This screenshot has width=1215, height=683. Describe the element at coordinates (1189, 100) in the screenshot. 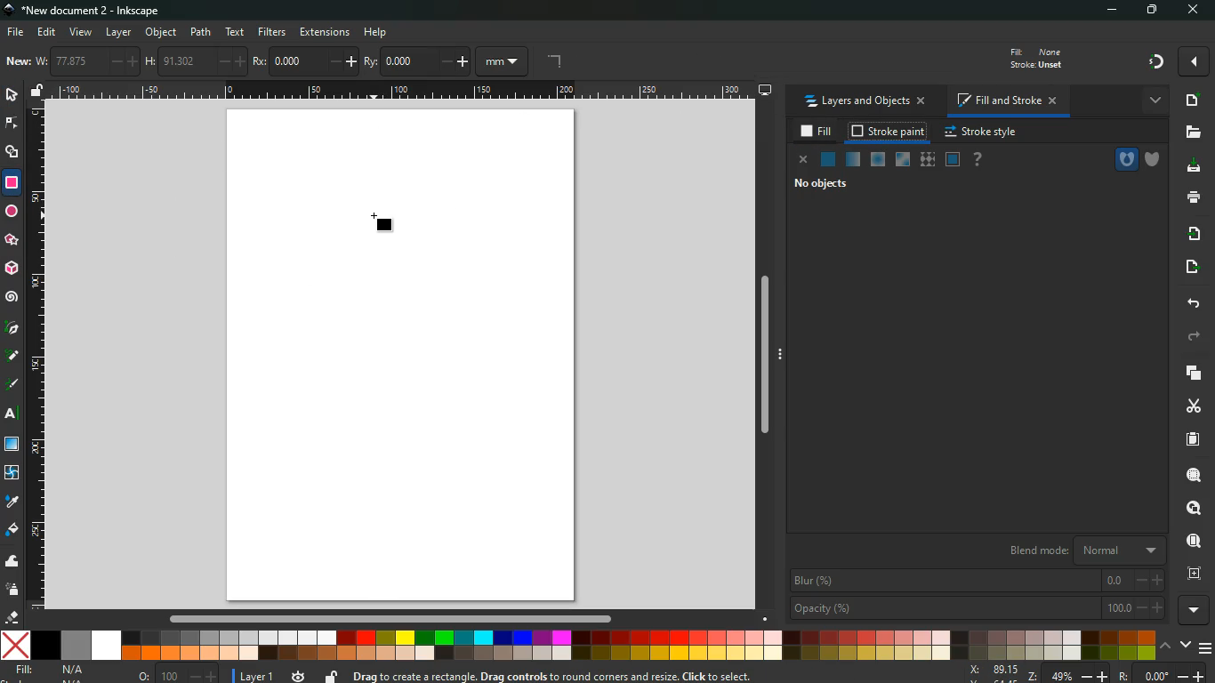

I see `new` at that location.